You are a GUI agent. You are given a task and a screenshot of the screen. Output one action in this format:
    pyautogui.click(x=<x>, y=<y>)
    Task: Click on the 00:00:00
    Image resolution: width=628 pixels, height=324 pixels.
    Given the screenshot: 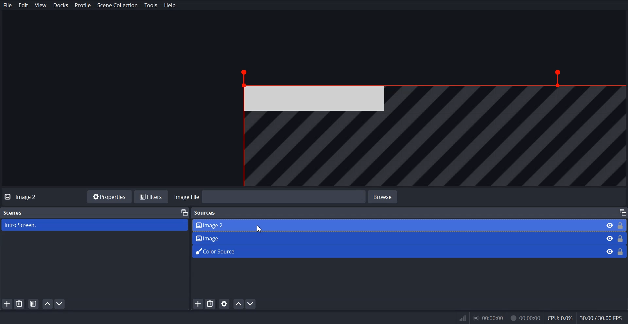 What is the action you would take?
    pyautogui.click(x=525, y=317)
    